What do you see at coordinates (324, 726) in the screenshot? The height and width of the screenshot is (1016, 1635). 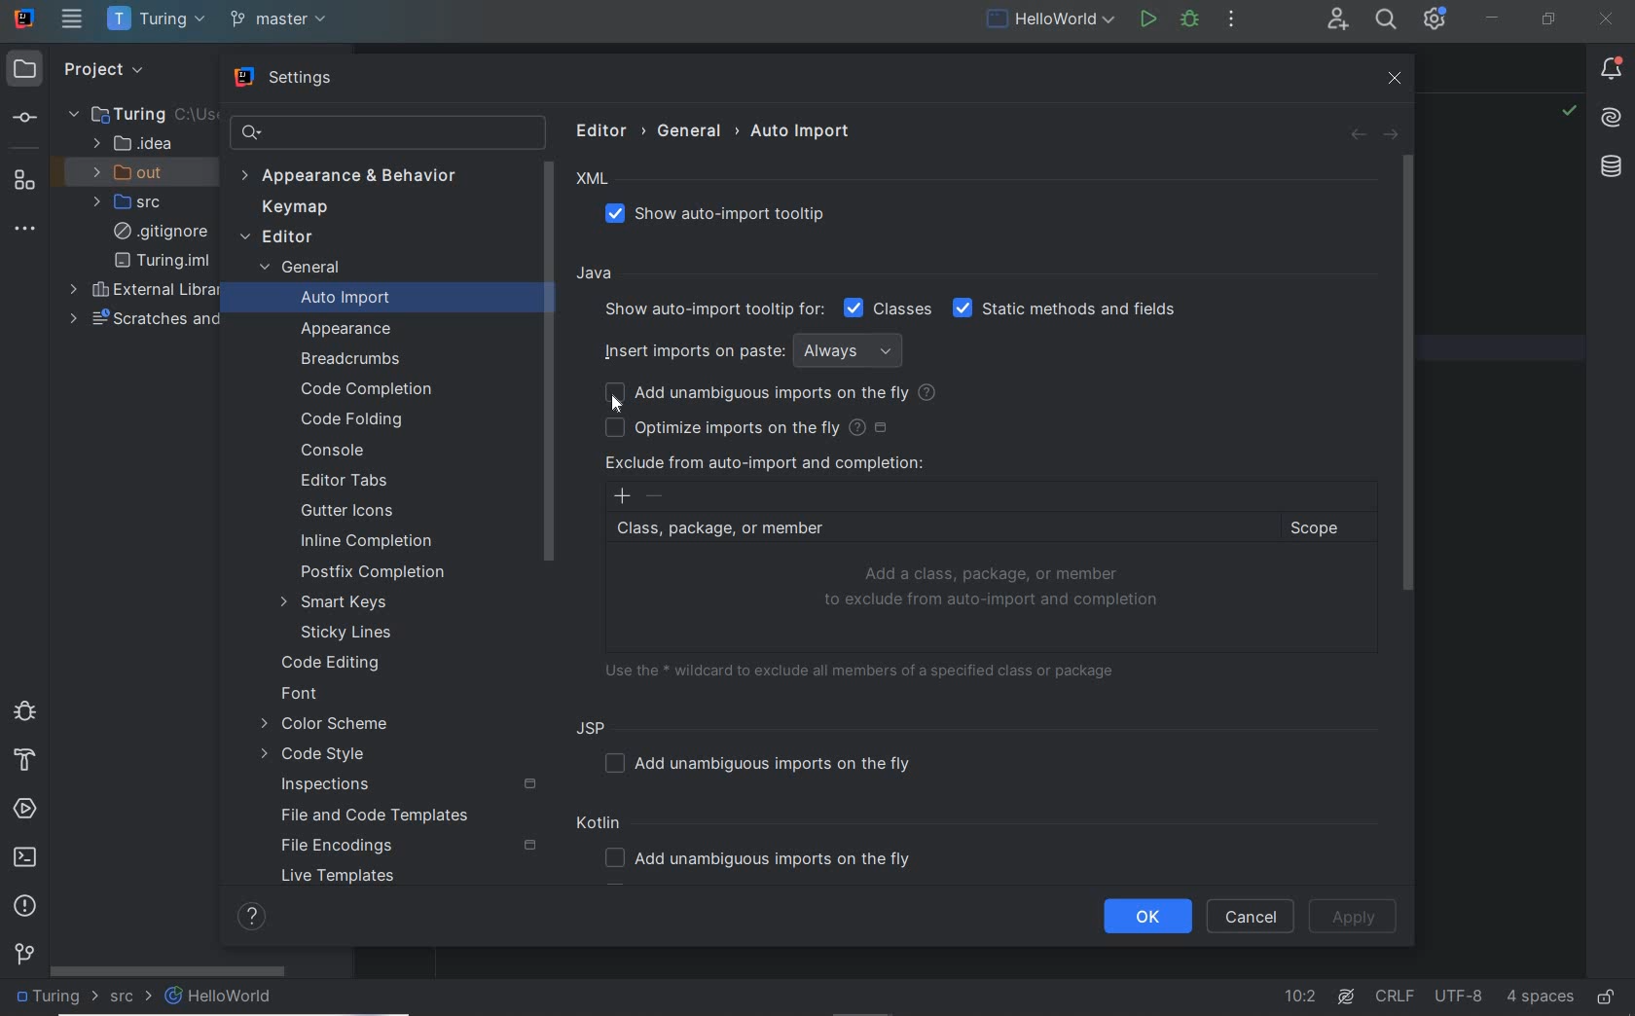 I see `COLOR SCHEME` at bounding box center [324, 726].